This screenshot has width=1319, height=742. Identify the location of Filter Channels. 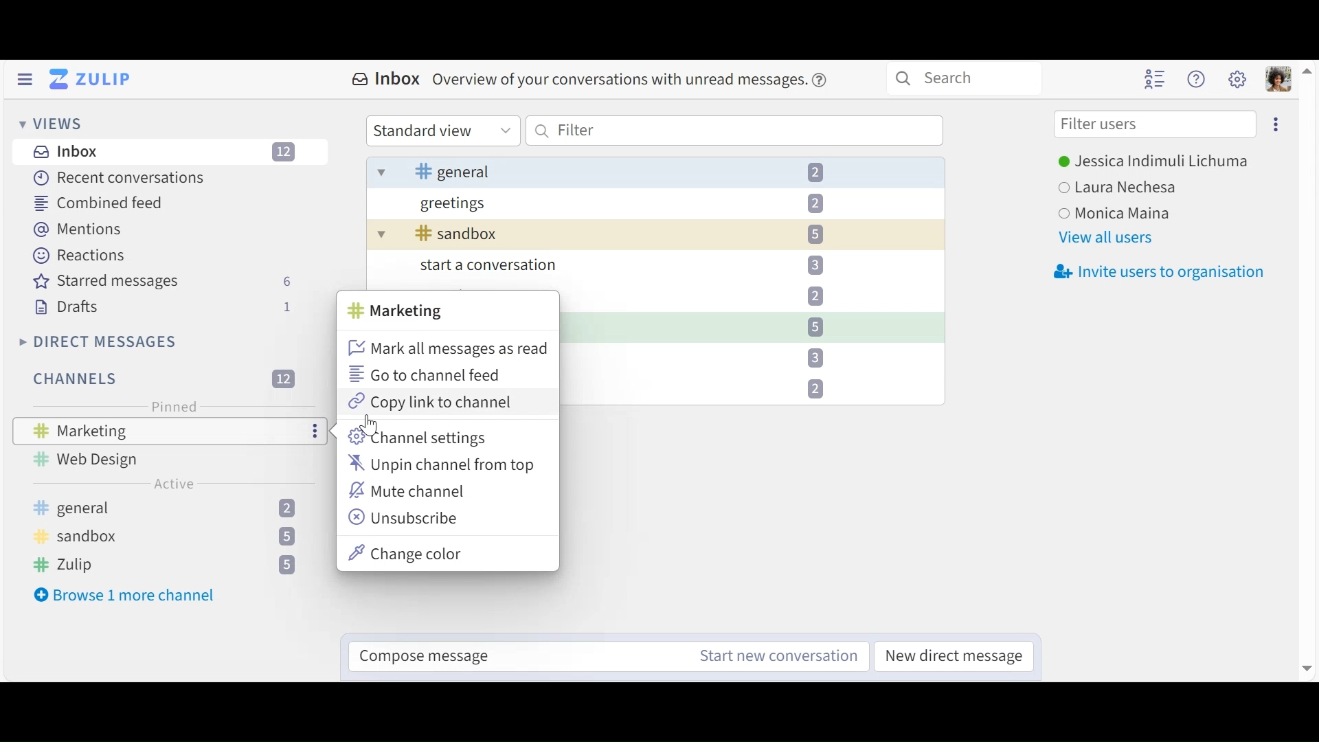
(161, 379).